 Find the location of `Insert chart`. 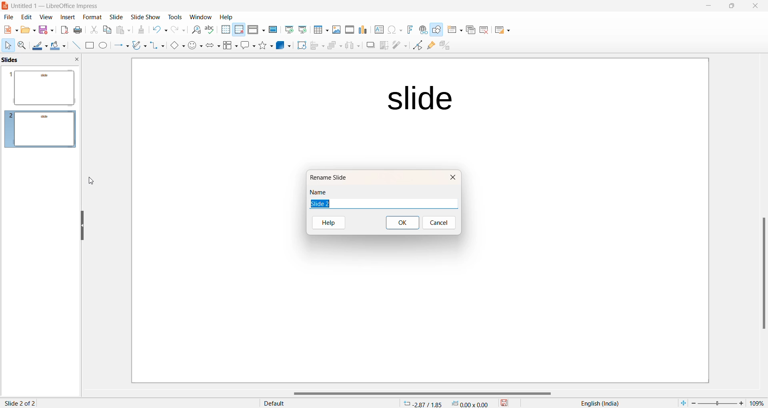

Insert chart is located at coordinates (361, 30).